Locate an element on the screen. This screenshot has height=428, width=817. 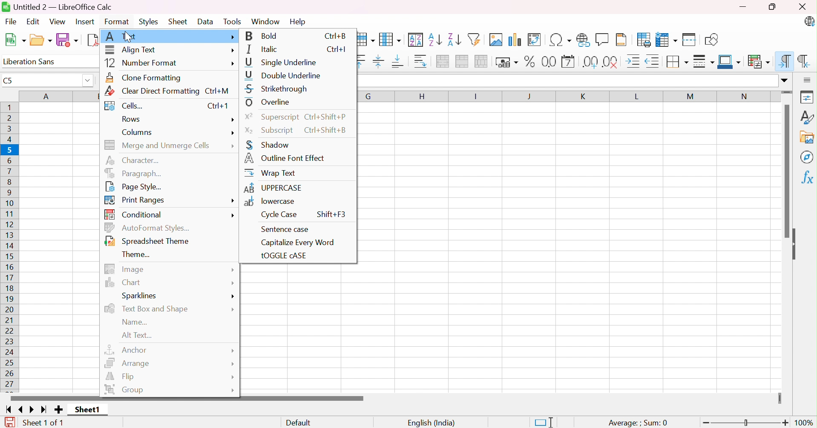
AutoFormat Styles is located at coordinates (148, 227).